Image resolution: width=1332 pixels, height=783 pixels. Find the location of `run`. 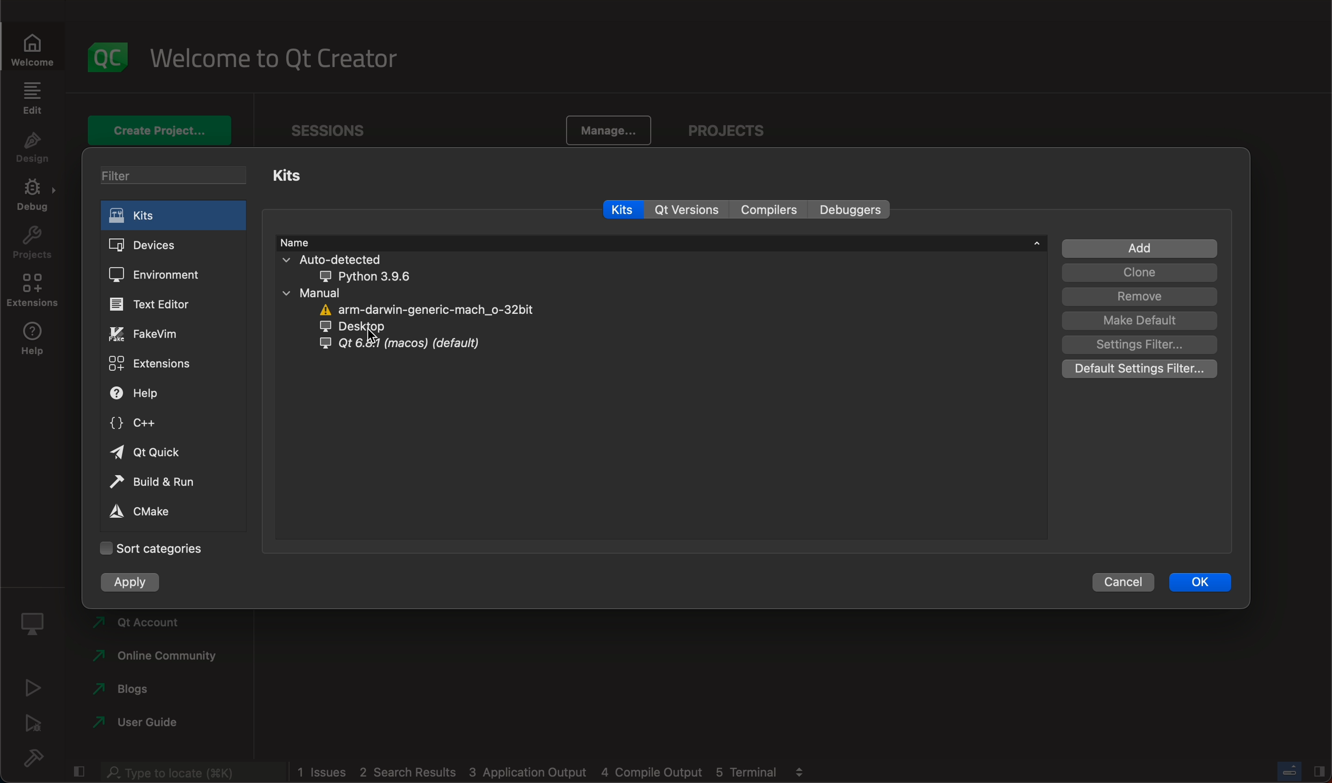

run is located at coordinates (35, 686).